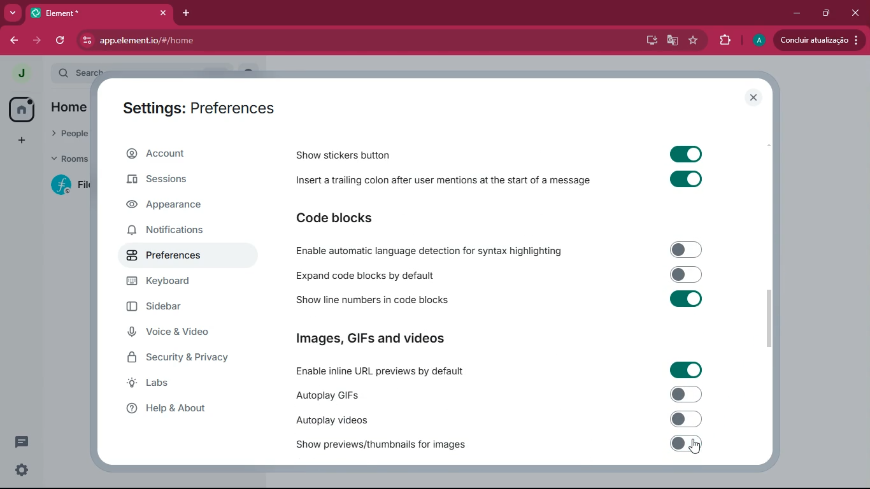 This screenshot has width=870, height=489. Describe the element at coordinates (13, 40) in the screenshot. I see `back` at that location.